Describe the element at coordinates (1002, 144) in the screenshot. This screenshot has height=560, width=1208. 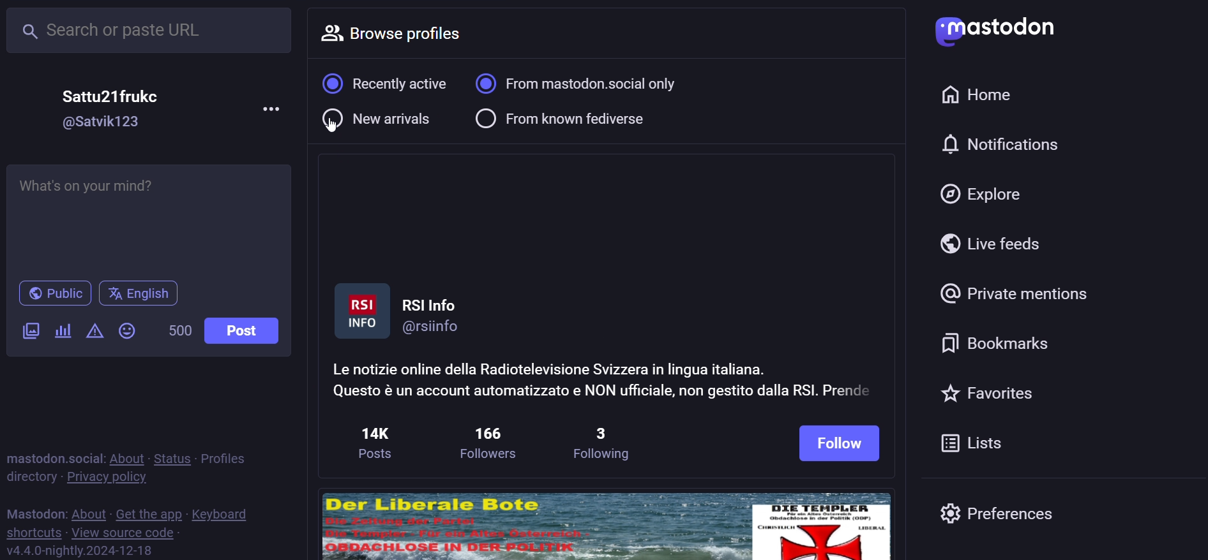
I see `notification` at that location.